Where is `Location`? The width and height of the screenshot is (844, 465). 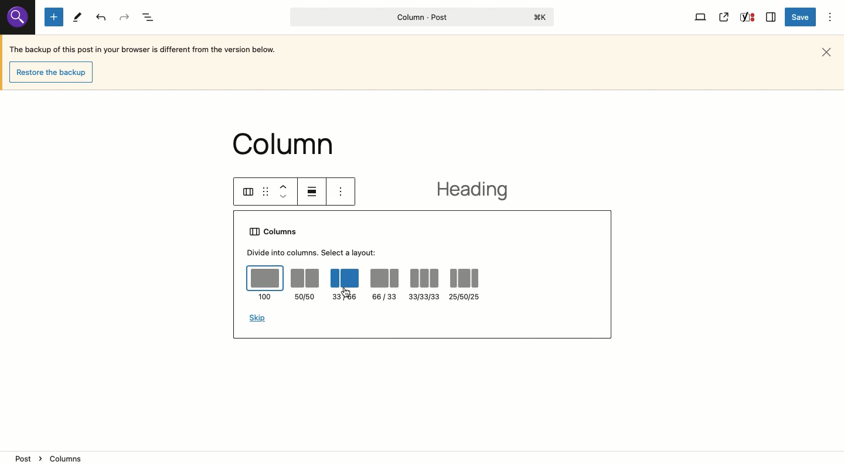
Location is located at coordinates (423, 458).